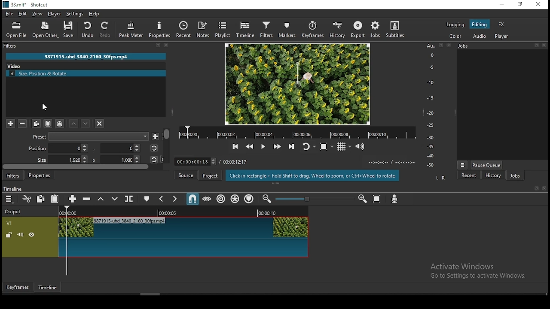 The height and width of the screenshot is (309, 550). Describe the element at coordinates (40, 175) in the screenshot. I see `properties` at that location.